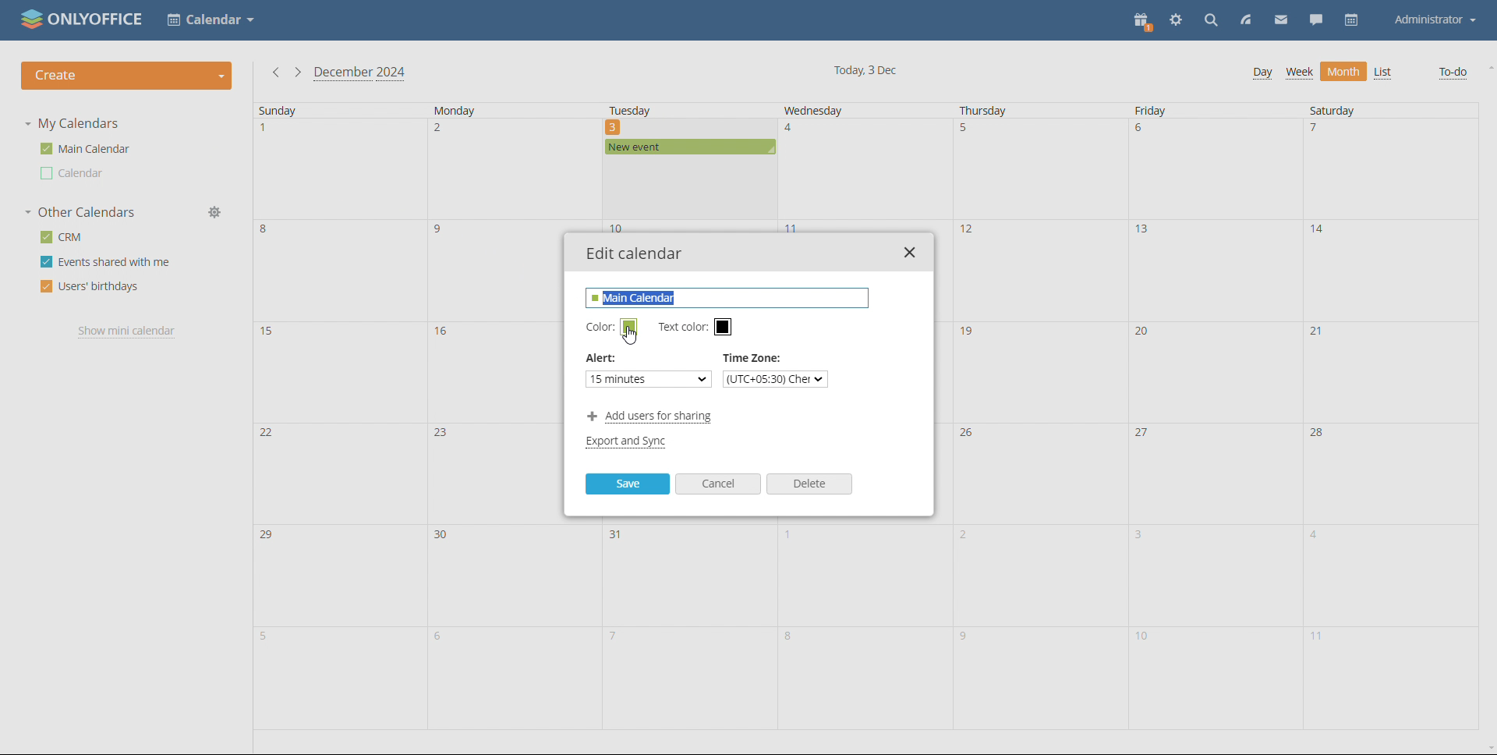 The height and width of the screenshot is (755, 1497). I want to click on monday, so click(500, 110).